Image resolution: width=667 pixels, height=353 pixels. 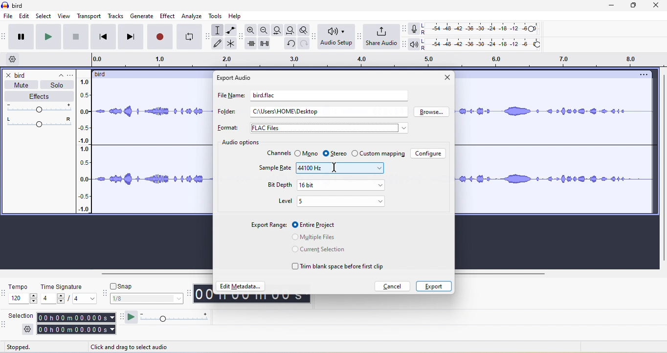 What do you see at coordinates (27, 330) in the screenshot?
I see `selection settings` at bounding box center [27, 330].